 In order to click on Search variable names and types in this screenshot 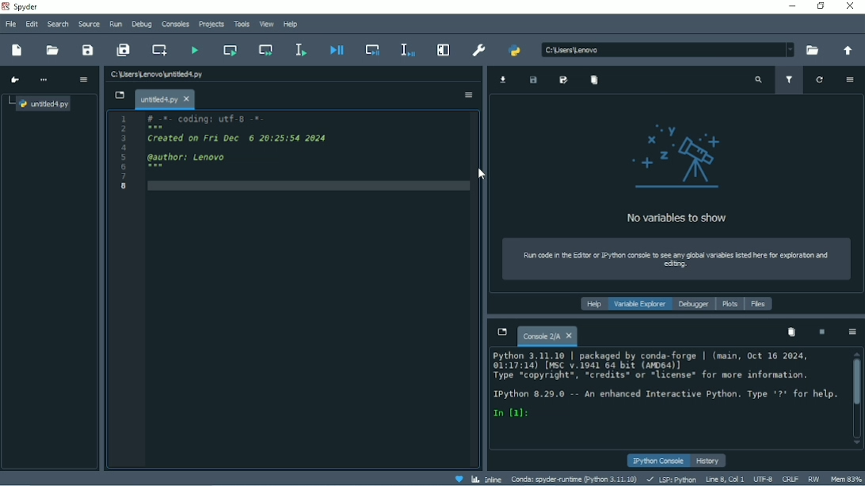, I will do `click(758, 80)`.